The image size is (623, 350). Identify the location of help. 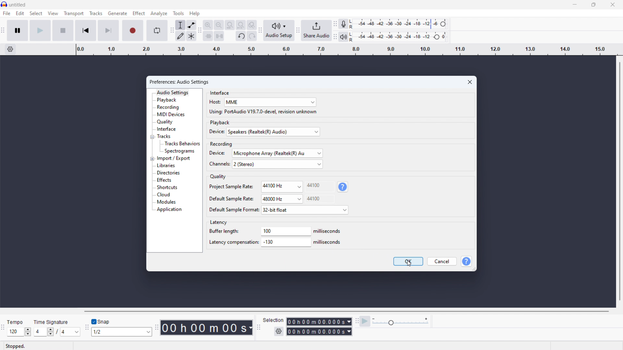
(195, 13).